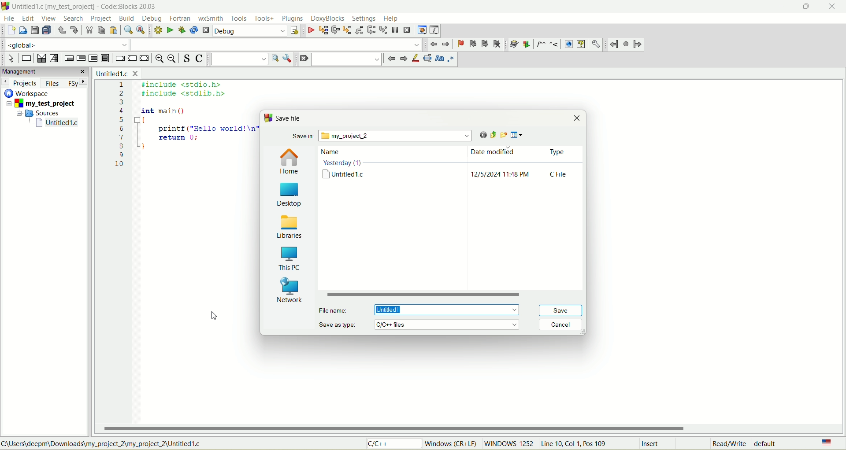  Describe the element at coordinates (519, 135) in the screenshot. I see `view` at that location.